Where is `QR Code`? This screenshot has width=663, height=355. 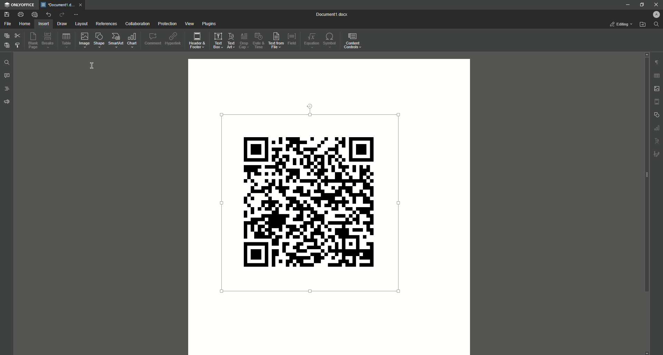 QR Code is located at coordinates (314, 201).